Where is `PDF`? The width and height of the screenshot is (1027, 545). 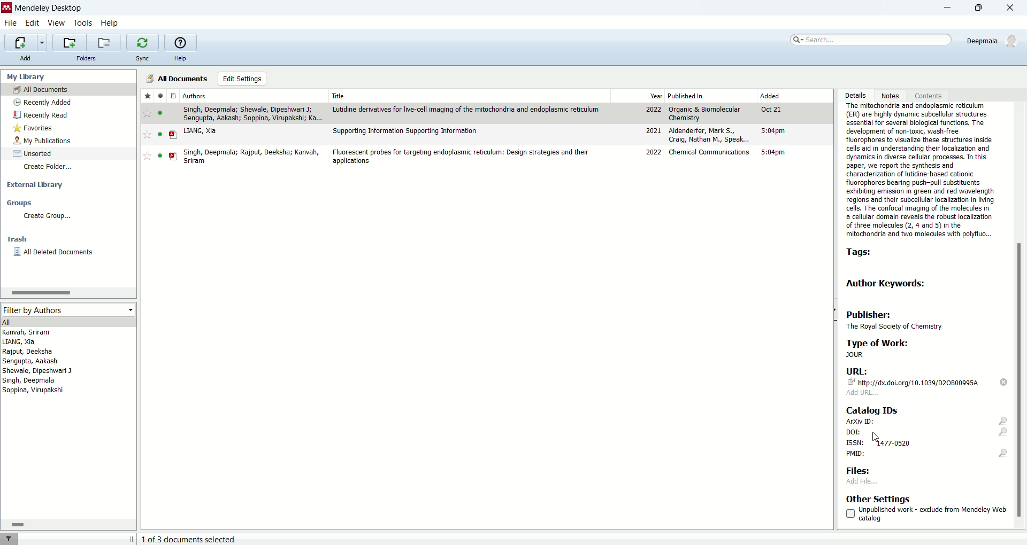 PDF is located at coordinates (173, 135).